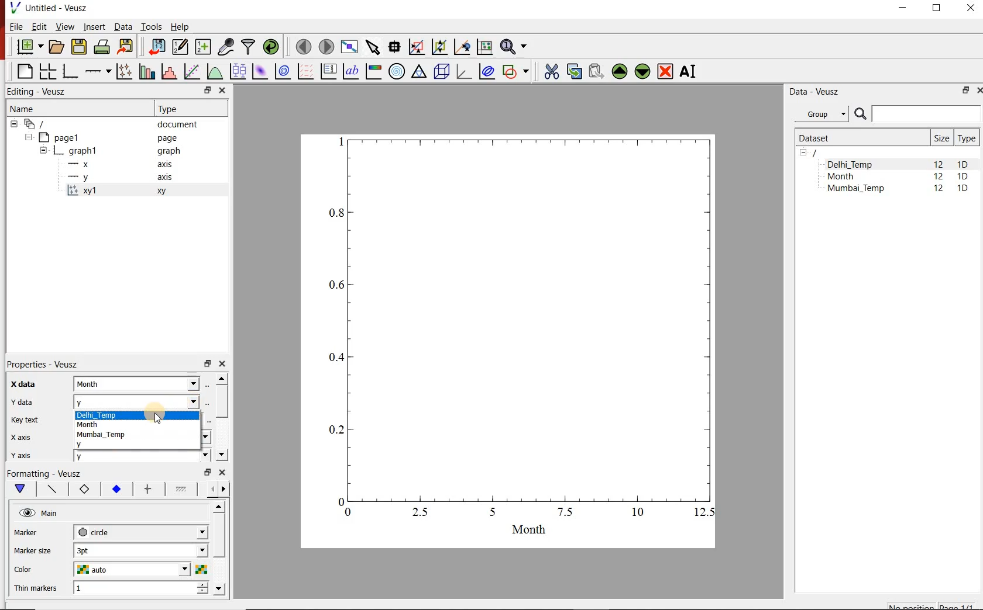 The width and height of the screenshot is (983, 610). I want to click on plot box plots, so click(238, 71).